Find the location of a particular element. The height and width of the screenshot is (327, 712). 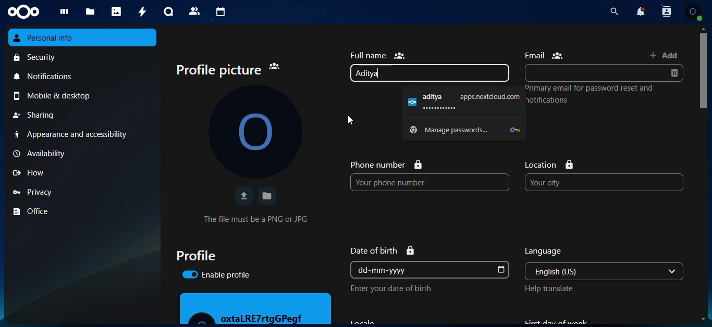

email input box is located at coordinates (594, 73).